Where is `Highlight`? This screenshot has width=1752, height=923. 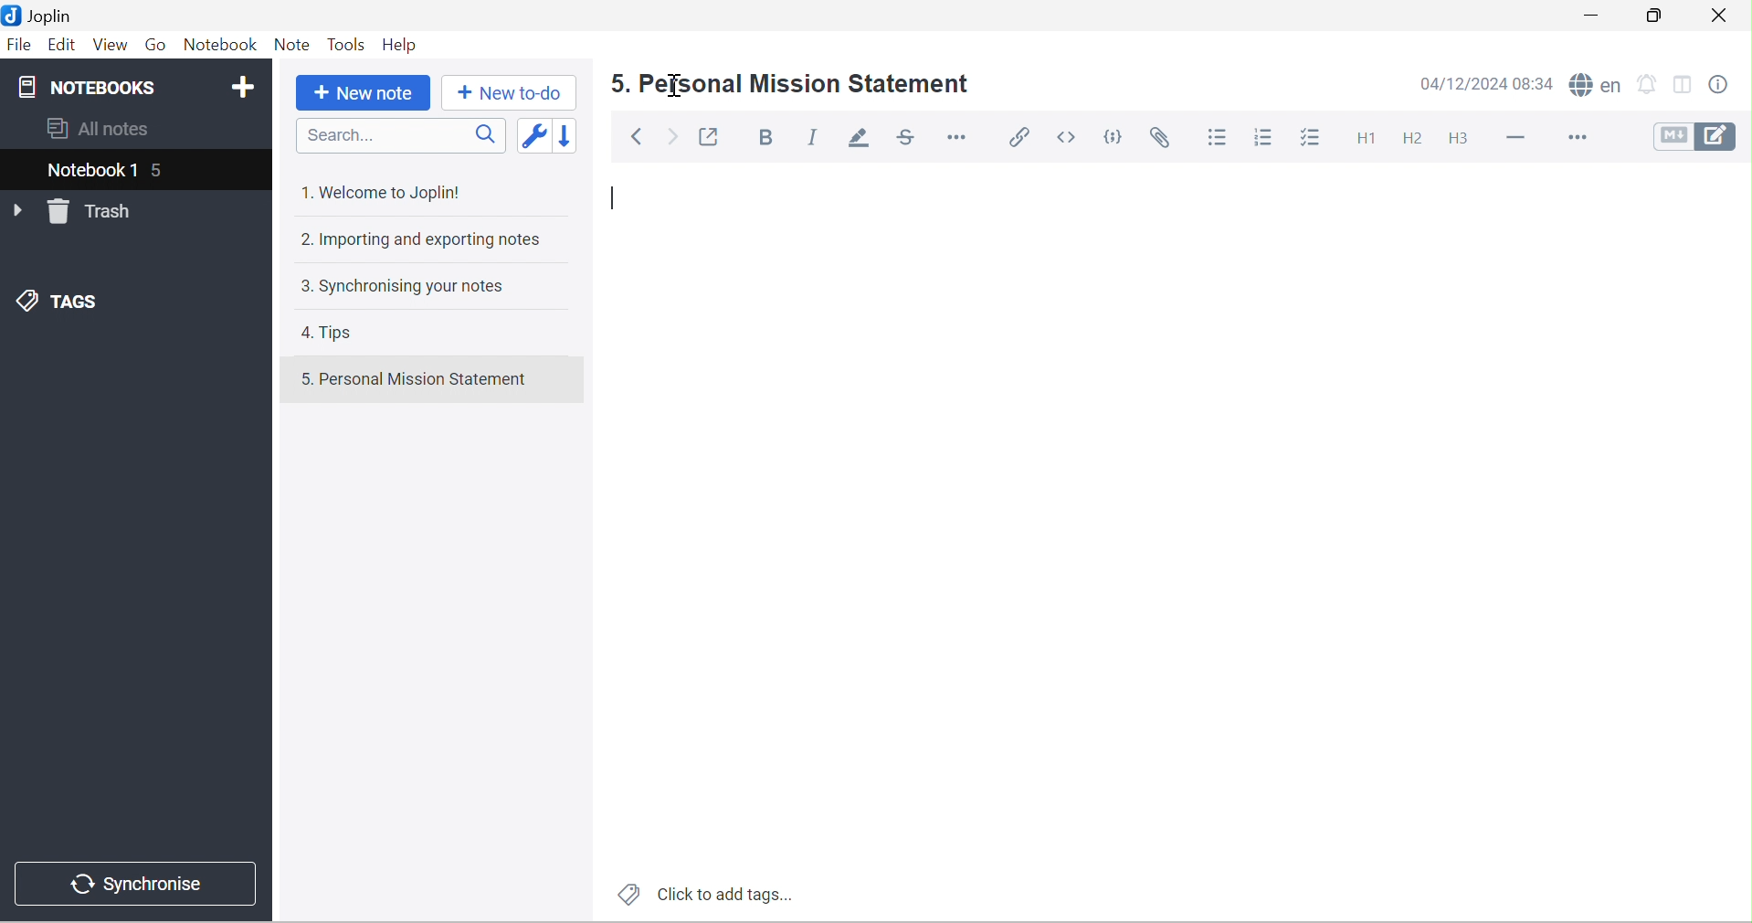 Highlight is located at coordinates (862, 139).